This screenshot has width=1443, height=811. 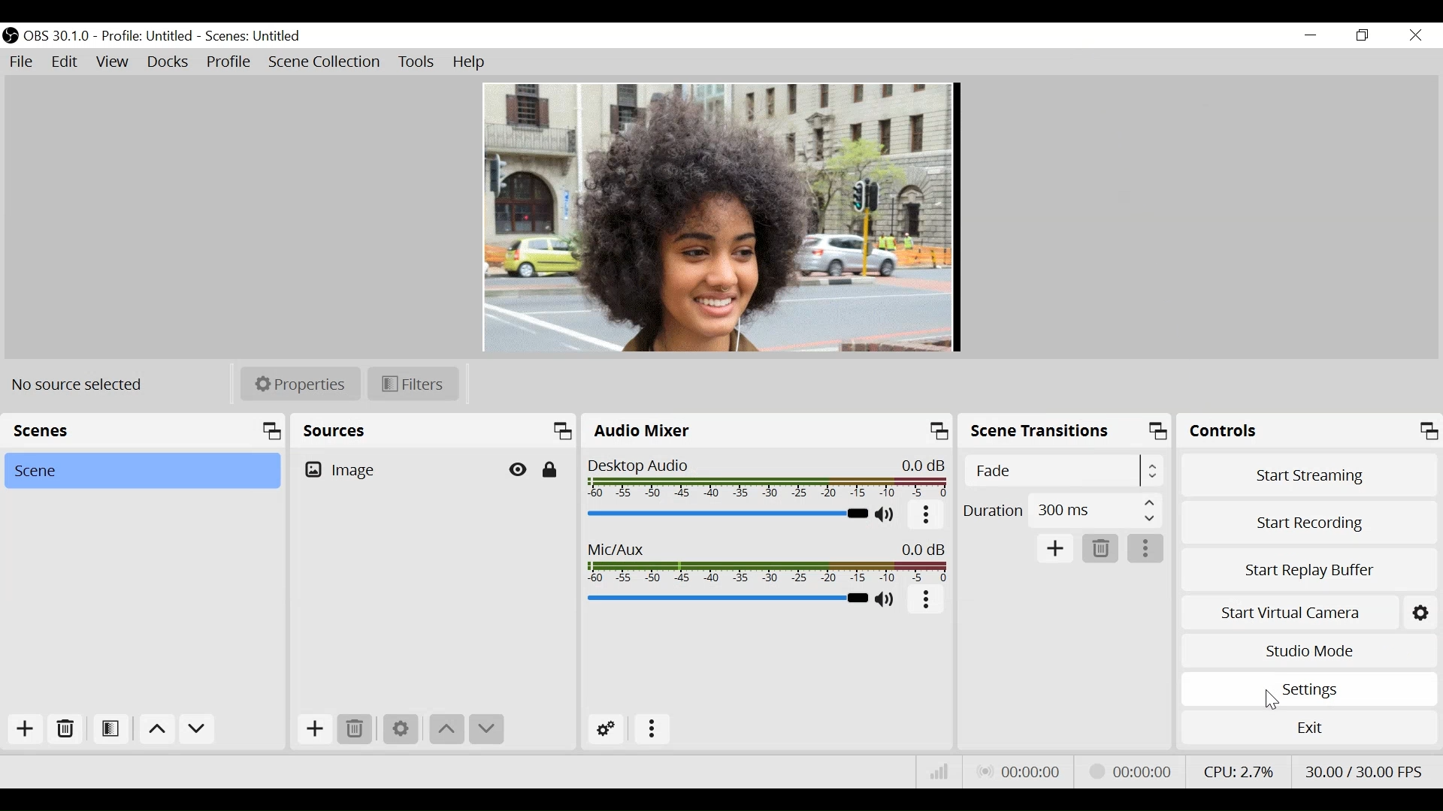 What do you see at coordinates (470, 62) in the screenshot?
I see `Help` at bounding box center [470, 62].